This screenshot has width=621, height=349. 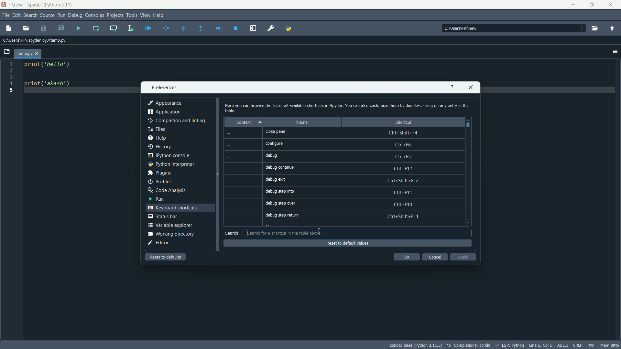 I want to click on ok, so click(x=406, y=257).